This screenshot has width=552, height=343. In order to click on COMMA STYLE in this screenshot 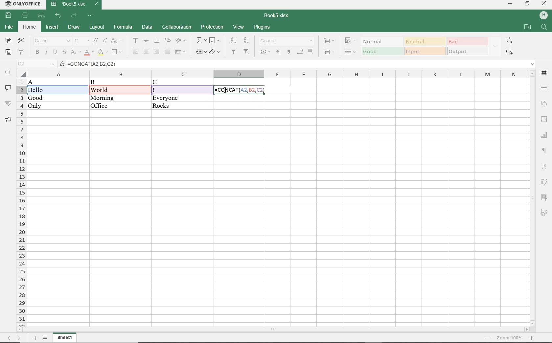, I will do `click(289, 52)`.